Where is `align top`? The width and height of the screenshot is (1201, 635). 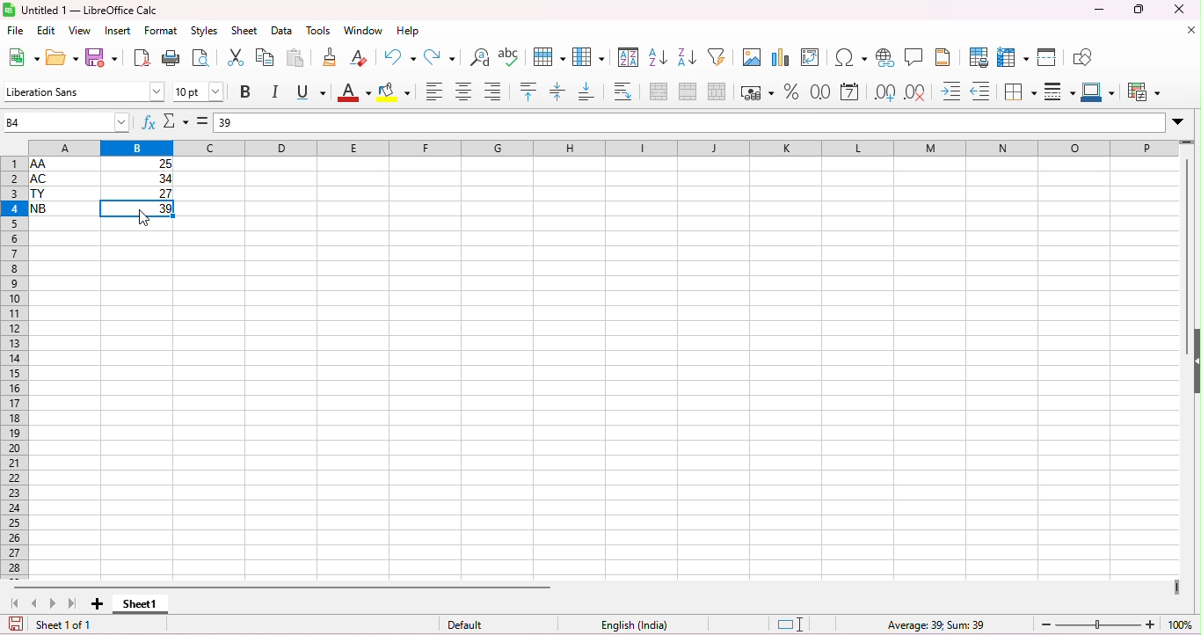
align top is located at coordinates (530, 91).